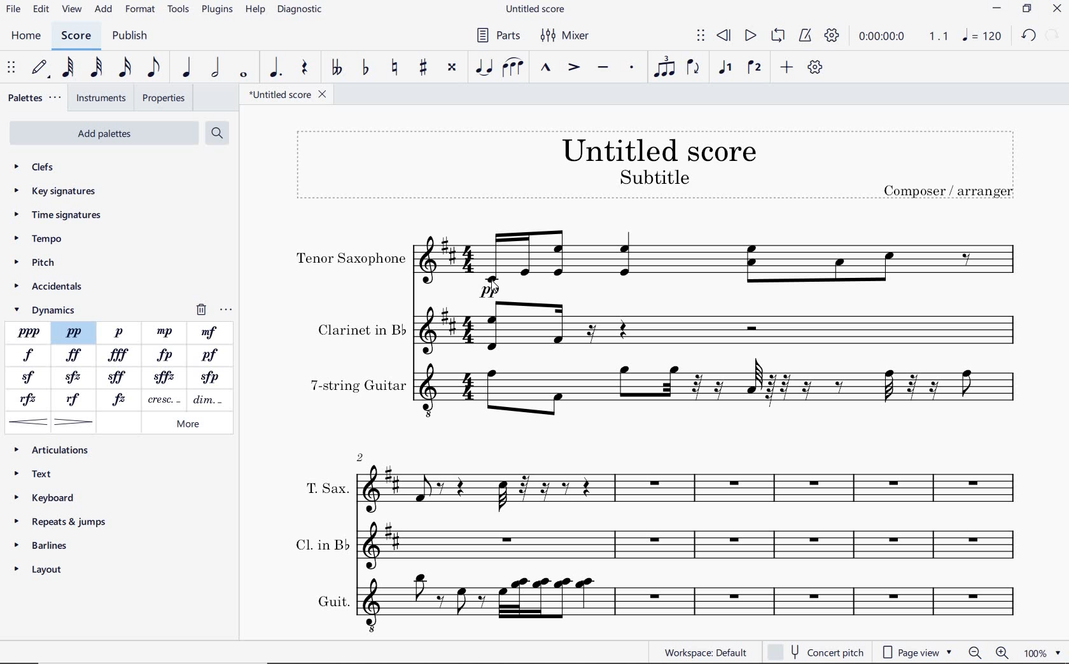  I want to click on MP (MEZZO-PIANO), so click(166, 332).